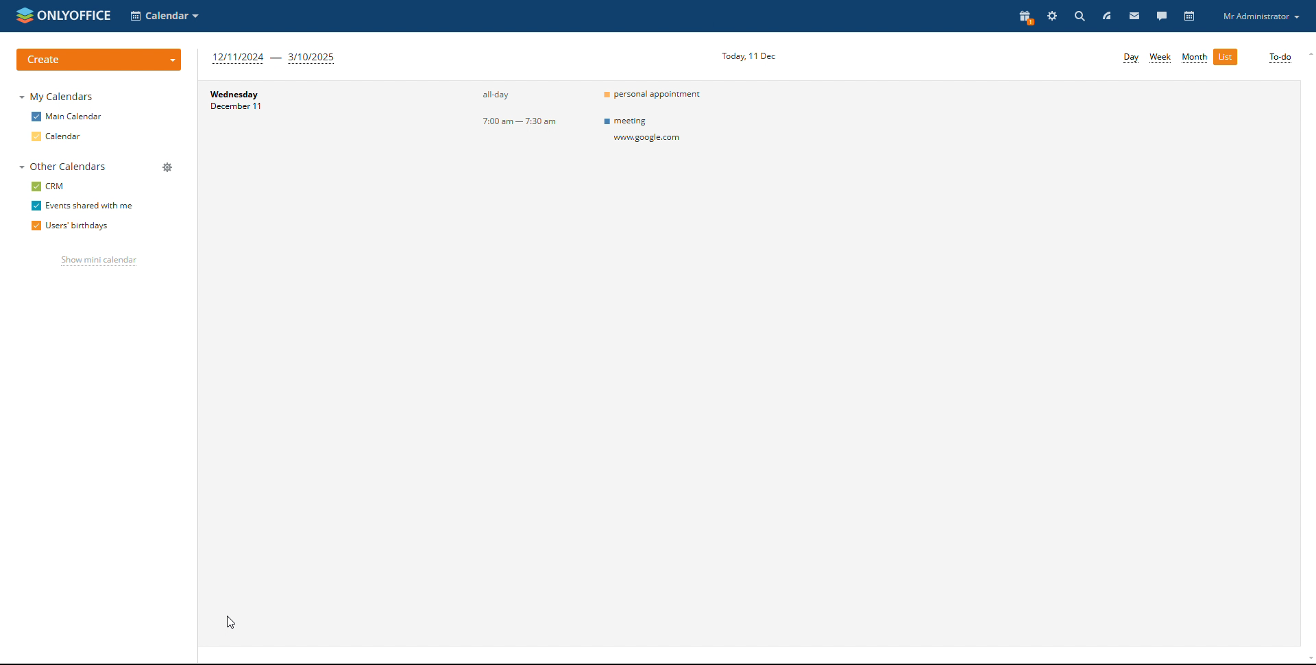 This screenshot has height=665, width=1316. Describe the element at coordinates (99, 60) in the screenshot. I see `create` at that location.